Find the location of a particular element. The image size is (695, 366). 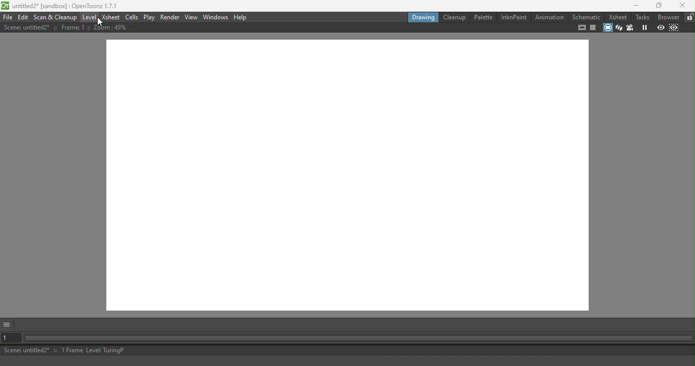

Tasks is located at coordinates (643, 17).